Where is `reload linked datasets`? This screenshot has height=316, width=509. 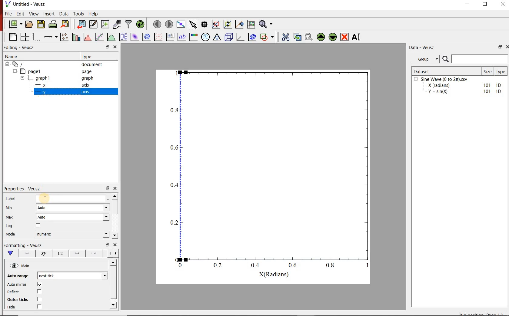
reload linked datasets is located at coordinates (141, 24).